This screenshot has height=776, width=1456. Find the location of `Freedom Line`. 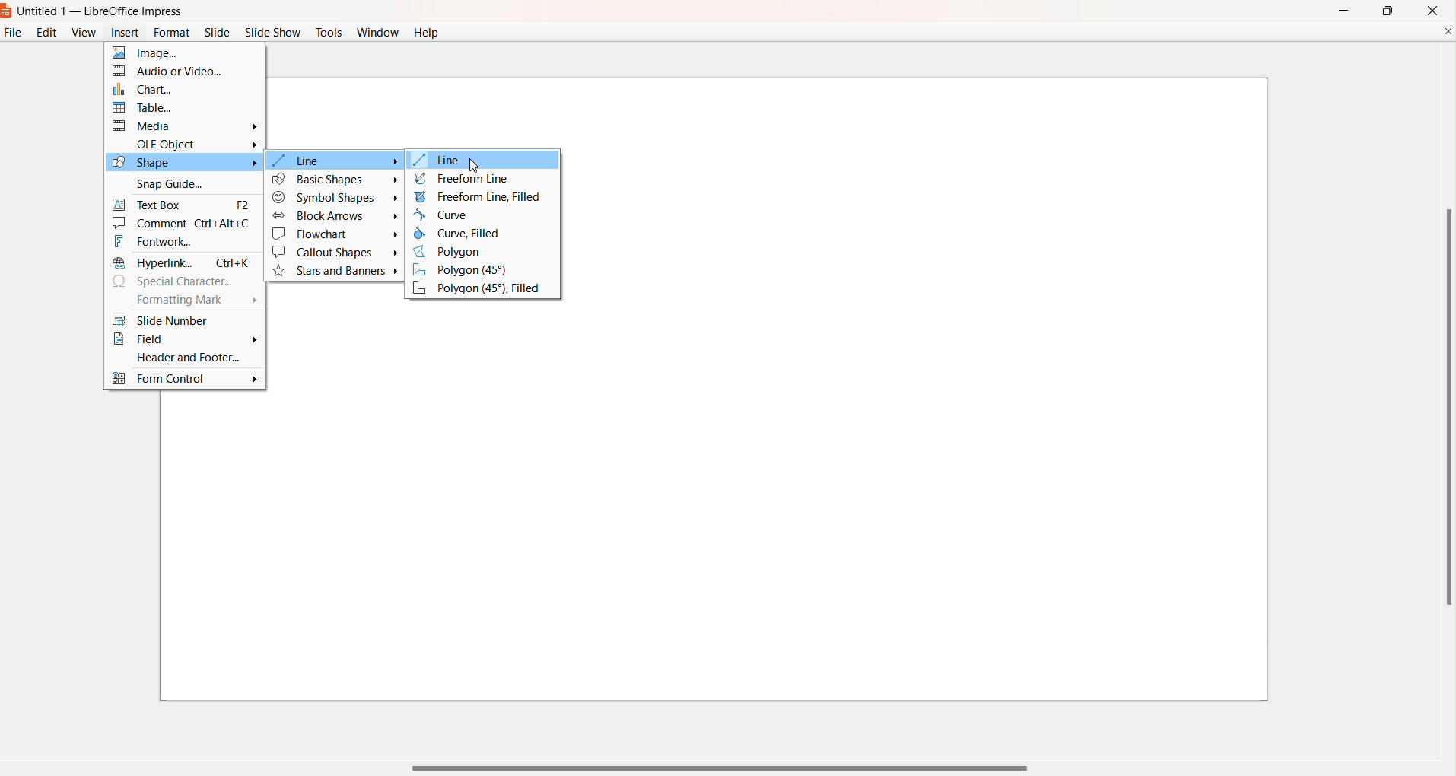

Freedom Line is located at coordinates (463, 179).